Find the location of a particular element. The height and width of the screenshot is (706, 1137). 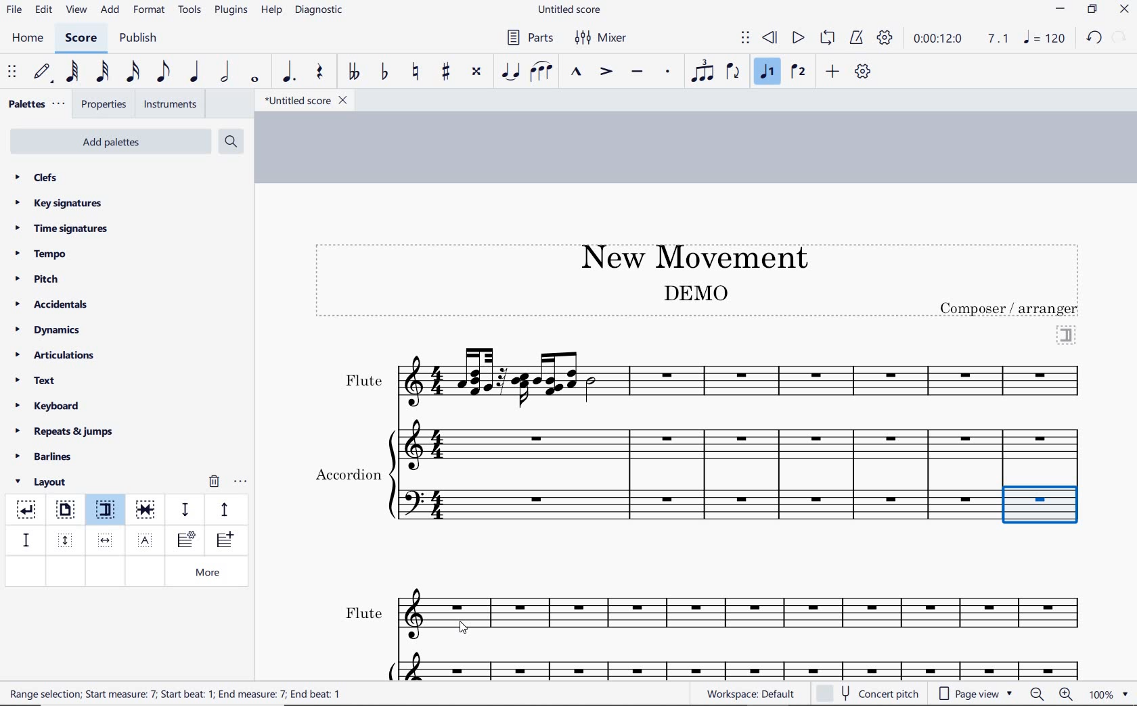

text is located at coordinates (694, 292).